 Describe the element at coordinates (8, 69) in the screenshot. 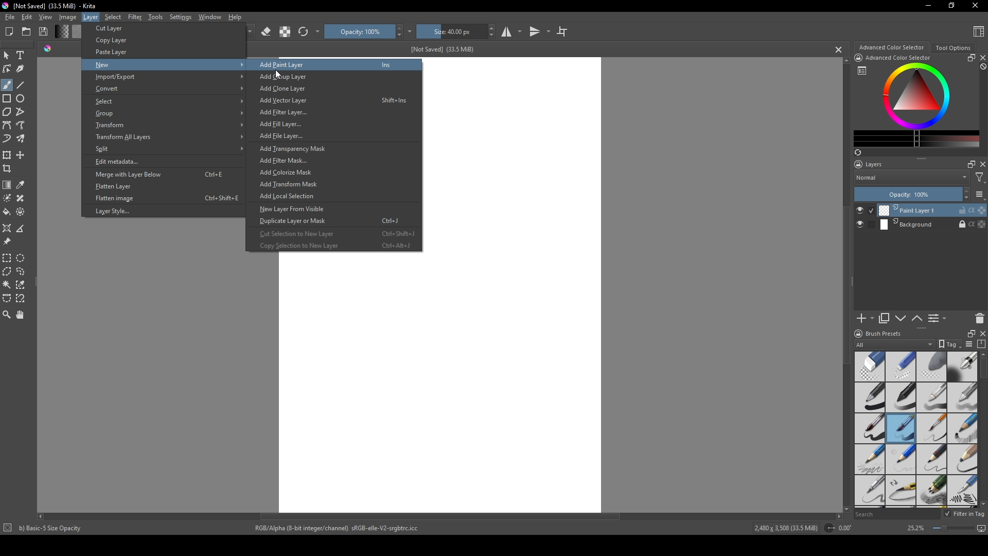

I see `edit shapes` at that location.